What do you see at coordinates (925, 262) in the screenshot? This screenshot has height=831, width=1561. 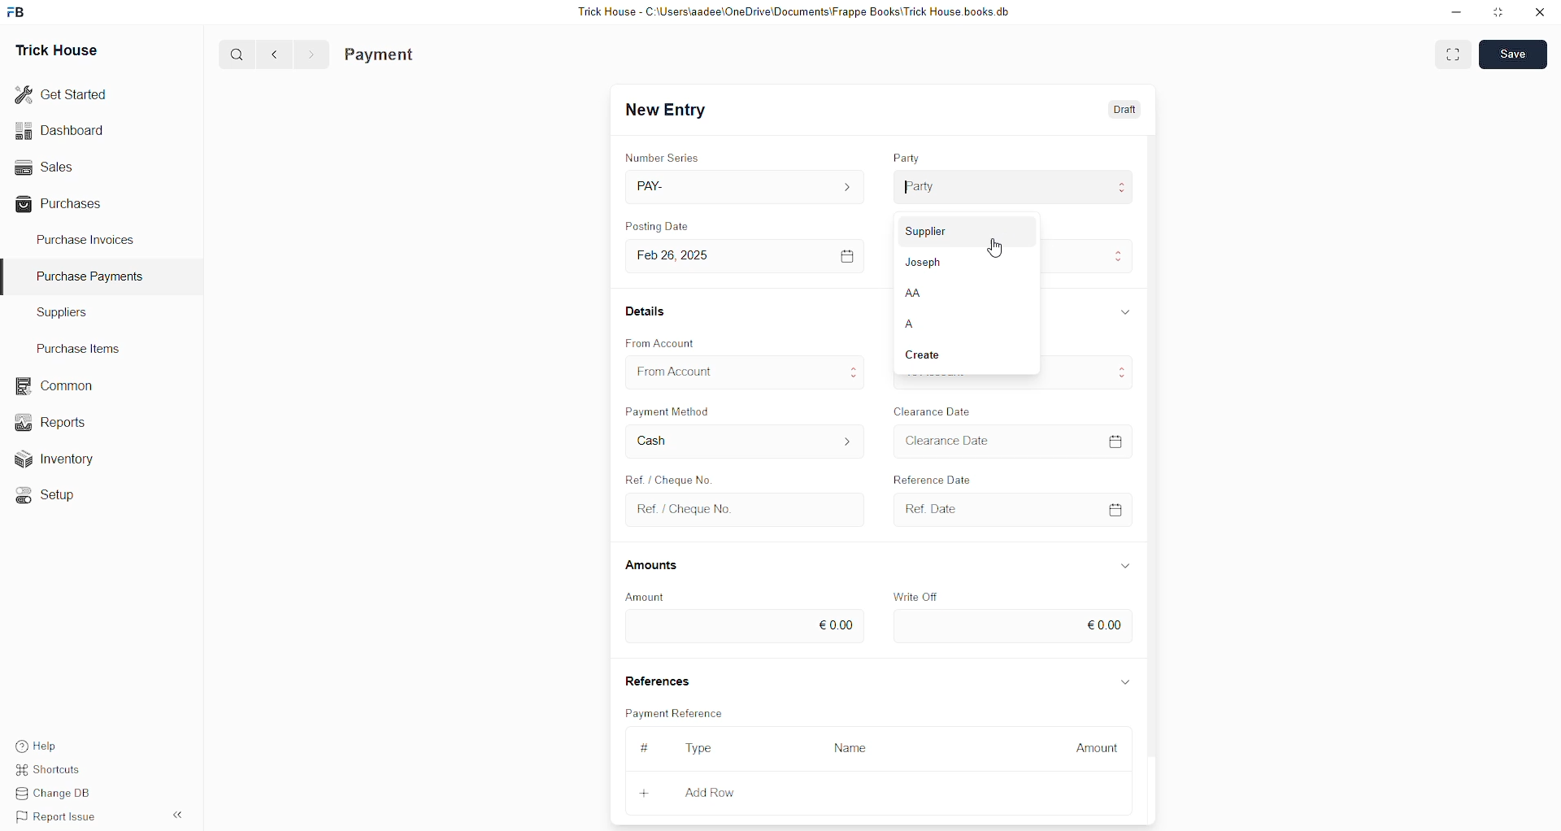 I see `Joseph` at bounding box center [925, 262].